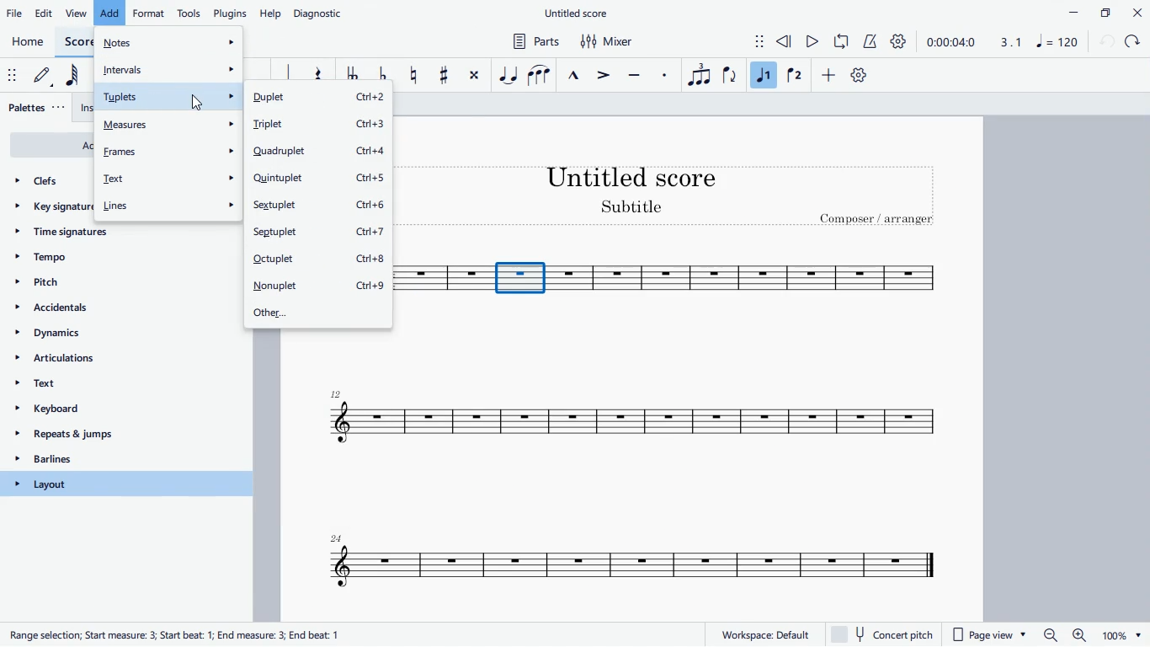 The height and width of the screenshot is (647, 1150). I want to click on quadruplet, so click(321, 152).